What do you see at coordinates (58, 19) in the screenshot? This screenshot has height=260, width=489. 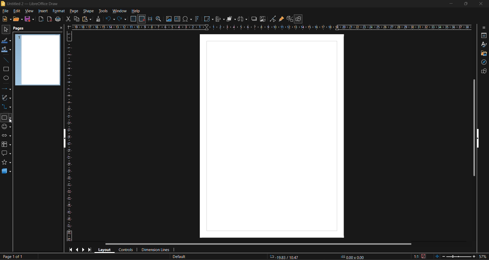 I see `save` at bounding box center [58, 19].